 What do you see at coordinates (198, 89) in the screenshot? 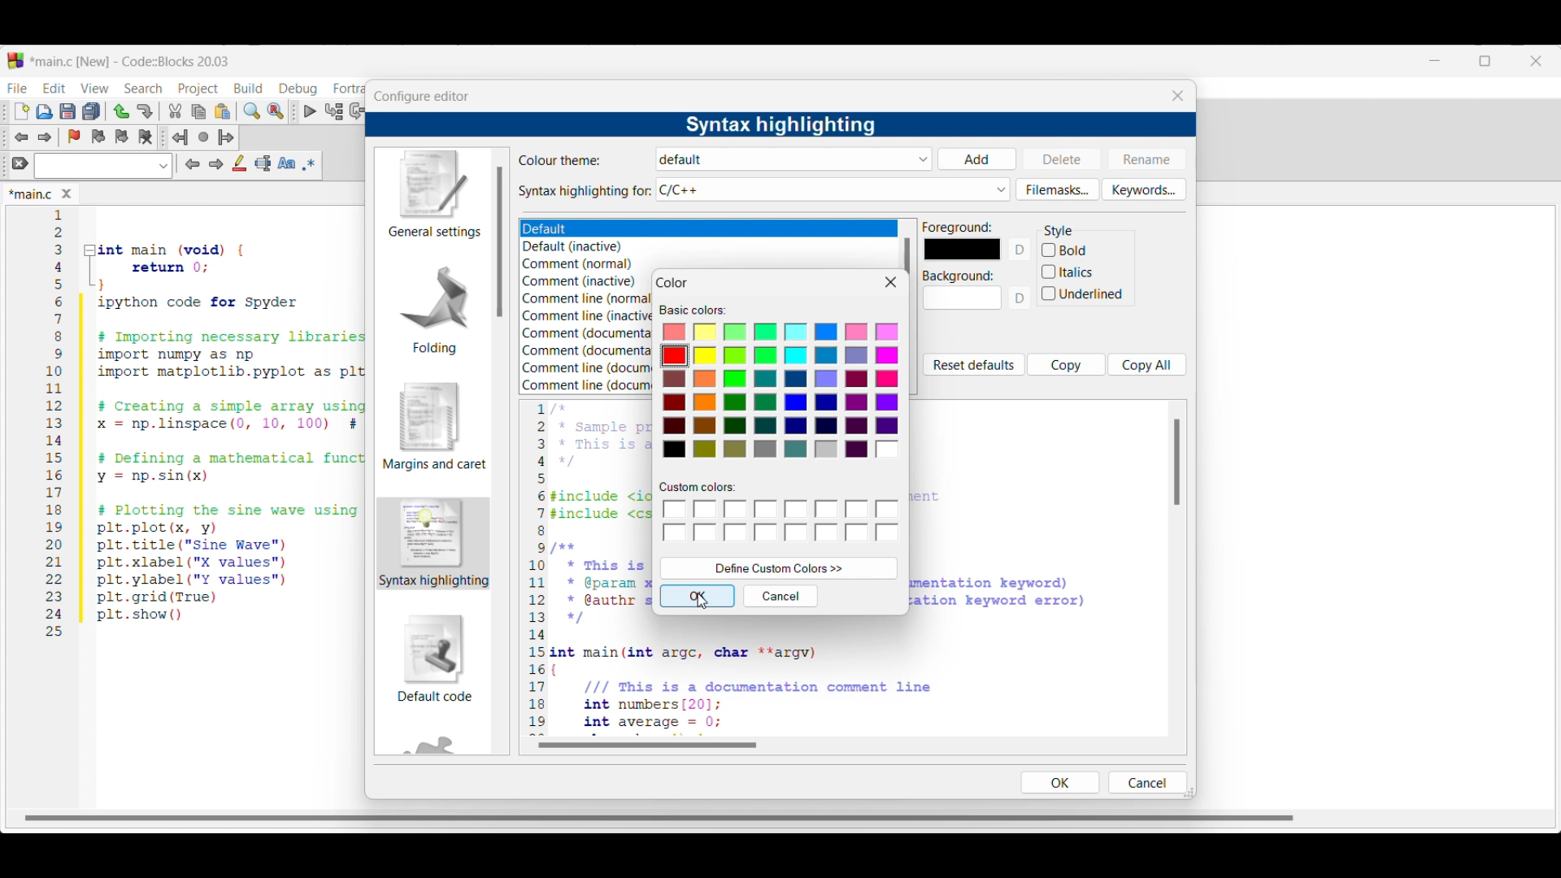
I see `Project menu` at bounding box center [198, 89].